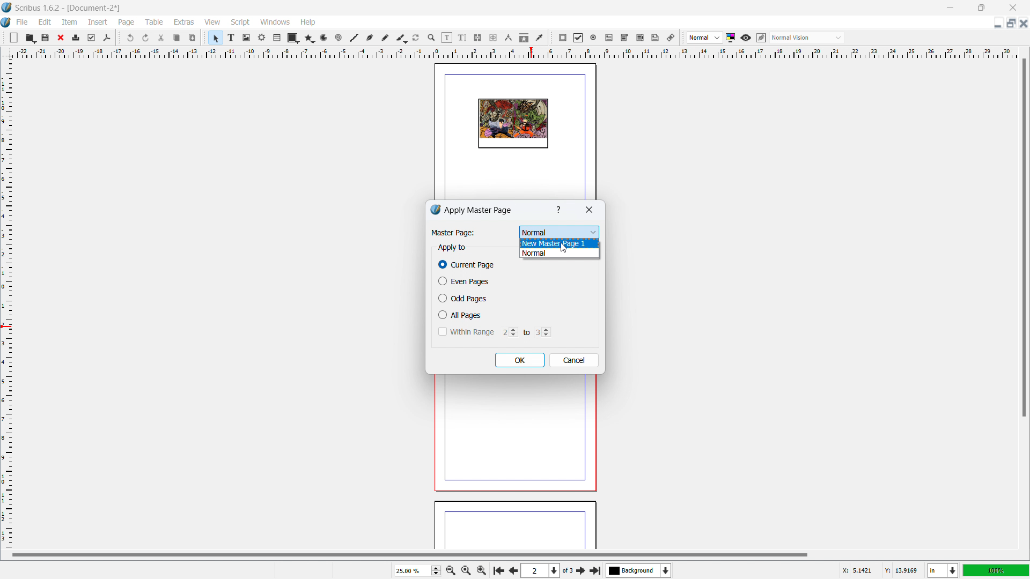 This screenshot has height=579, width=1030. Describe the element at coordinates (540, 571) in the screenshot. I see `select the current page` at that location.